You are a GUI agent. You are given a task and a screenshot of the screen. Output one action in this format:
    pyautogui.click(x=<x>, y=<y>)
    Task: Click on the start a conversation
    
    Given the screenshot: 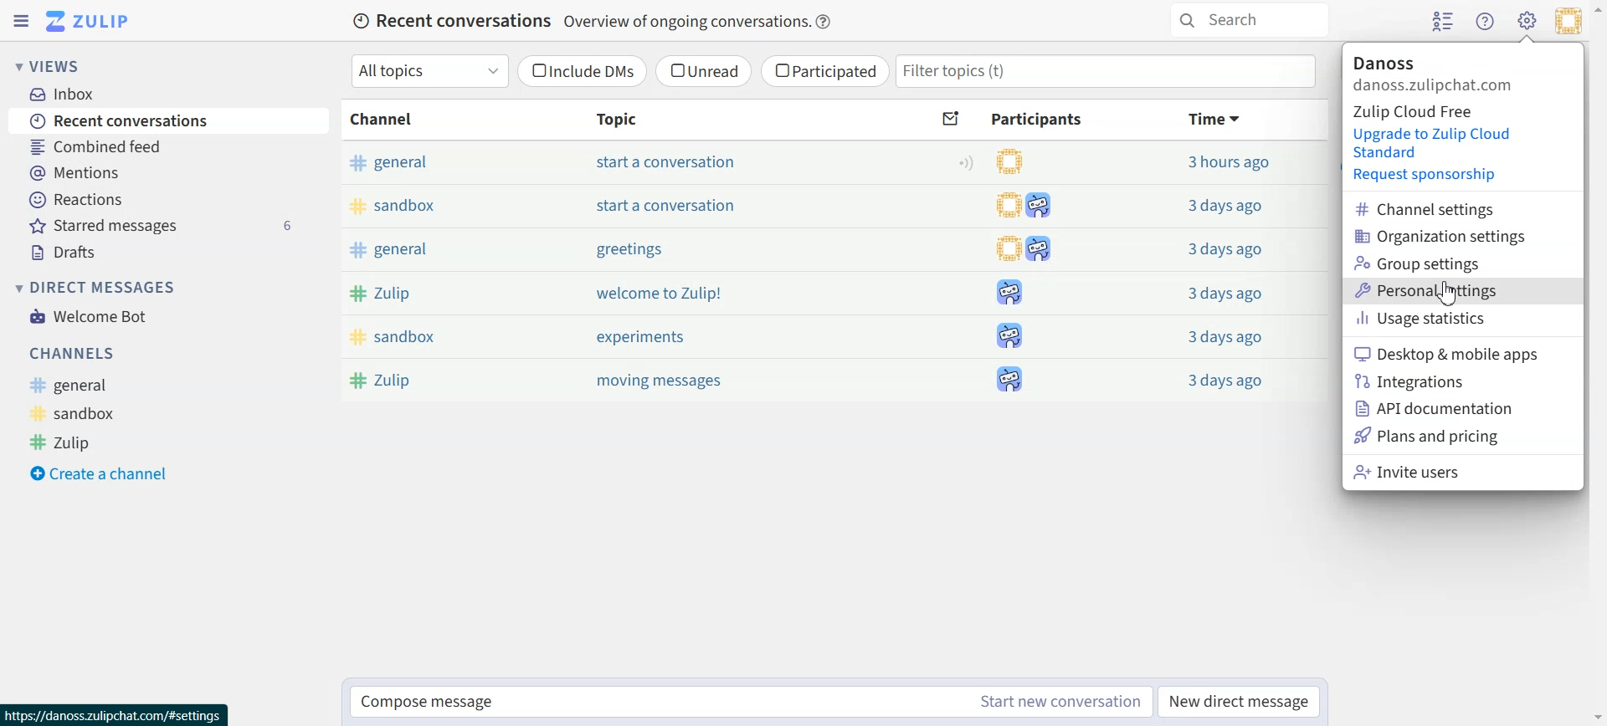 What is the action you would take?
    pyautogui.click(x=674, y=205)
    